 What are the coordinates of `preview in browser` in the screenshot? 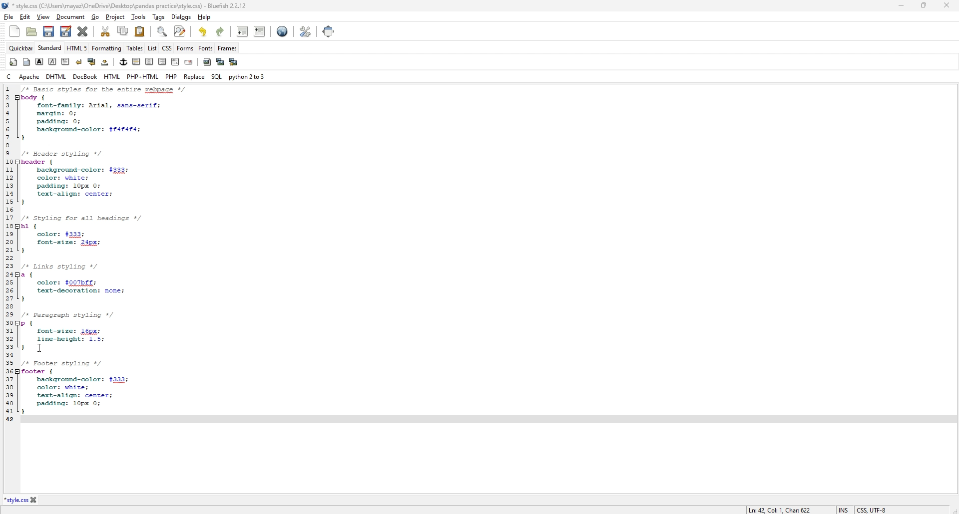 It's located at (282, 32).